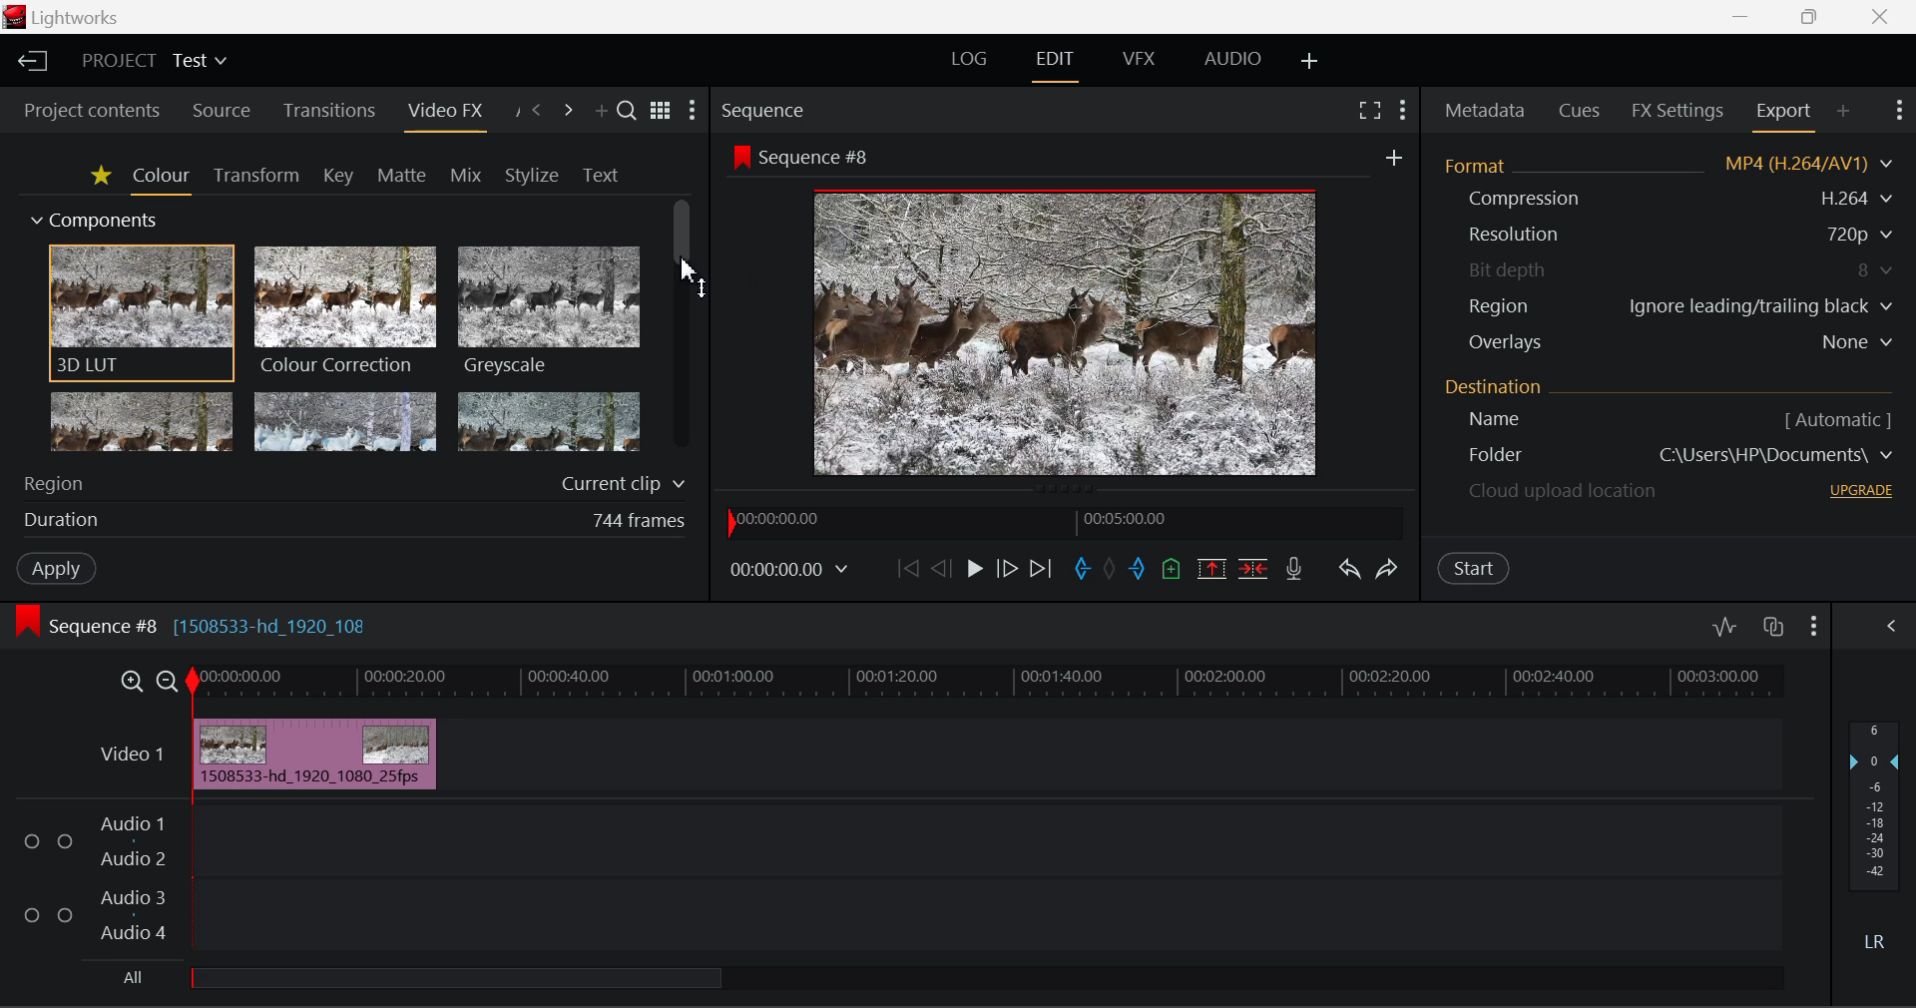 The image size is (1916, 1008). Describe the element at coordinates (154, 58) in the screenshot. I see `Project Title` at that location.